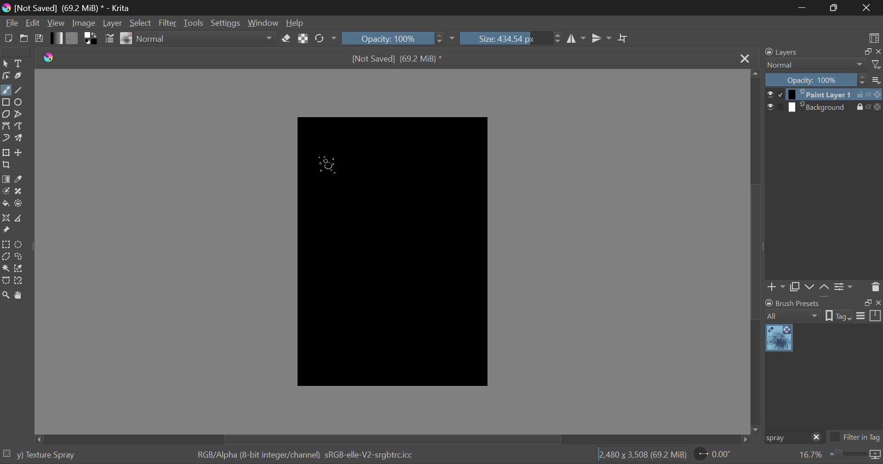 Image resolution: width=883 pixels, height=464 pixels. What do you see at coordinates (866, 52) in the screenshot?
I see `restore` at bounding box center [866, 52].